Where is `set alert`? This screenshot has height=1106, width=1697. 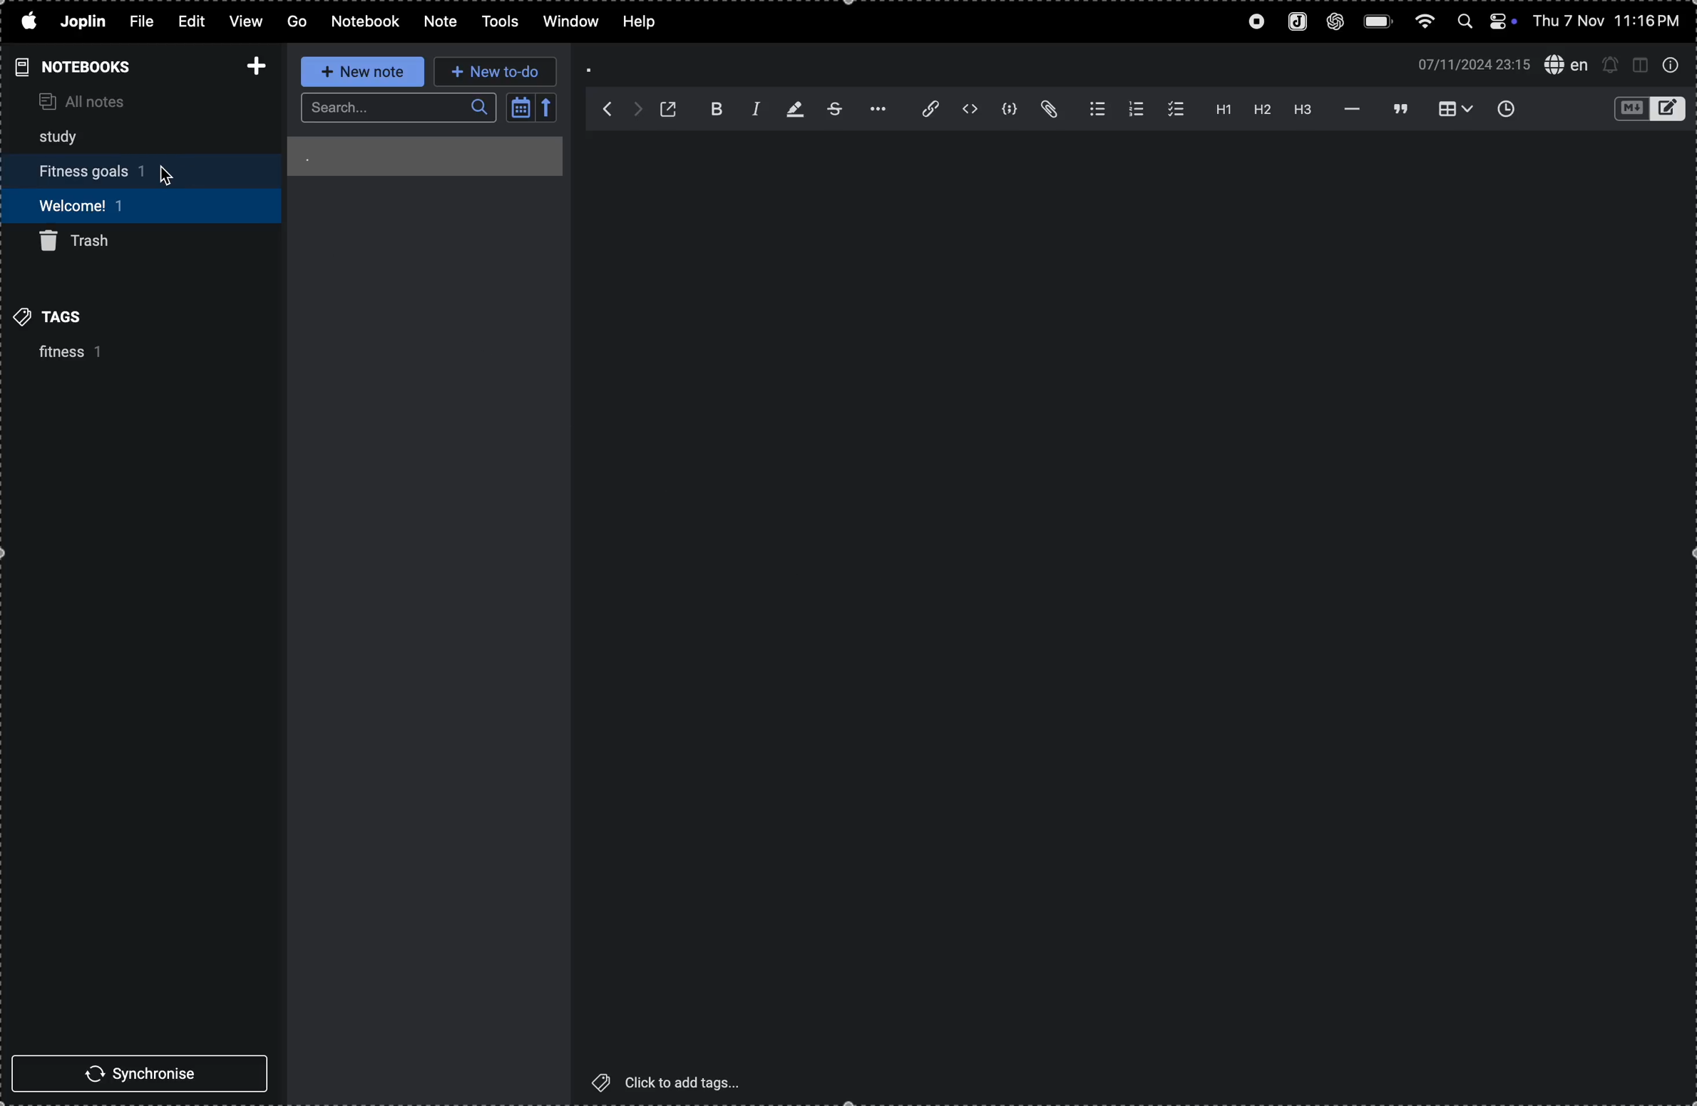 set alert is located at coordinates (1611, 65).